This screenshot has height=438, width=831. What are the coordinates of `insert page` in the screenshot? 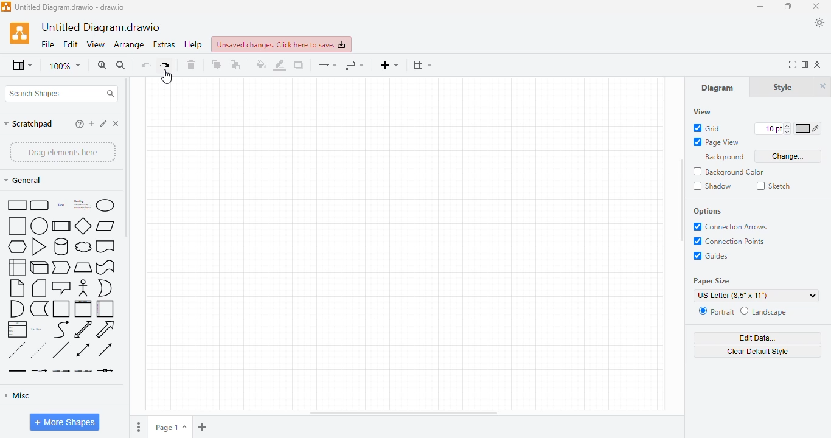 It's located at (201, 426).